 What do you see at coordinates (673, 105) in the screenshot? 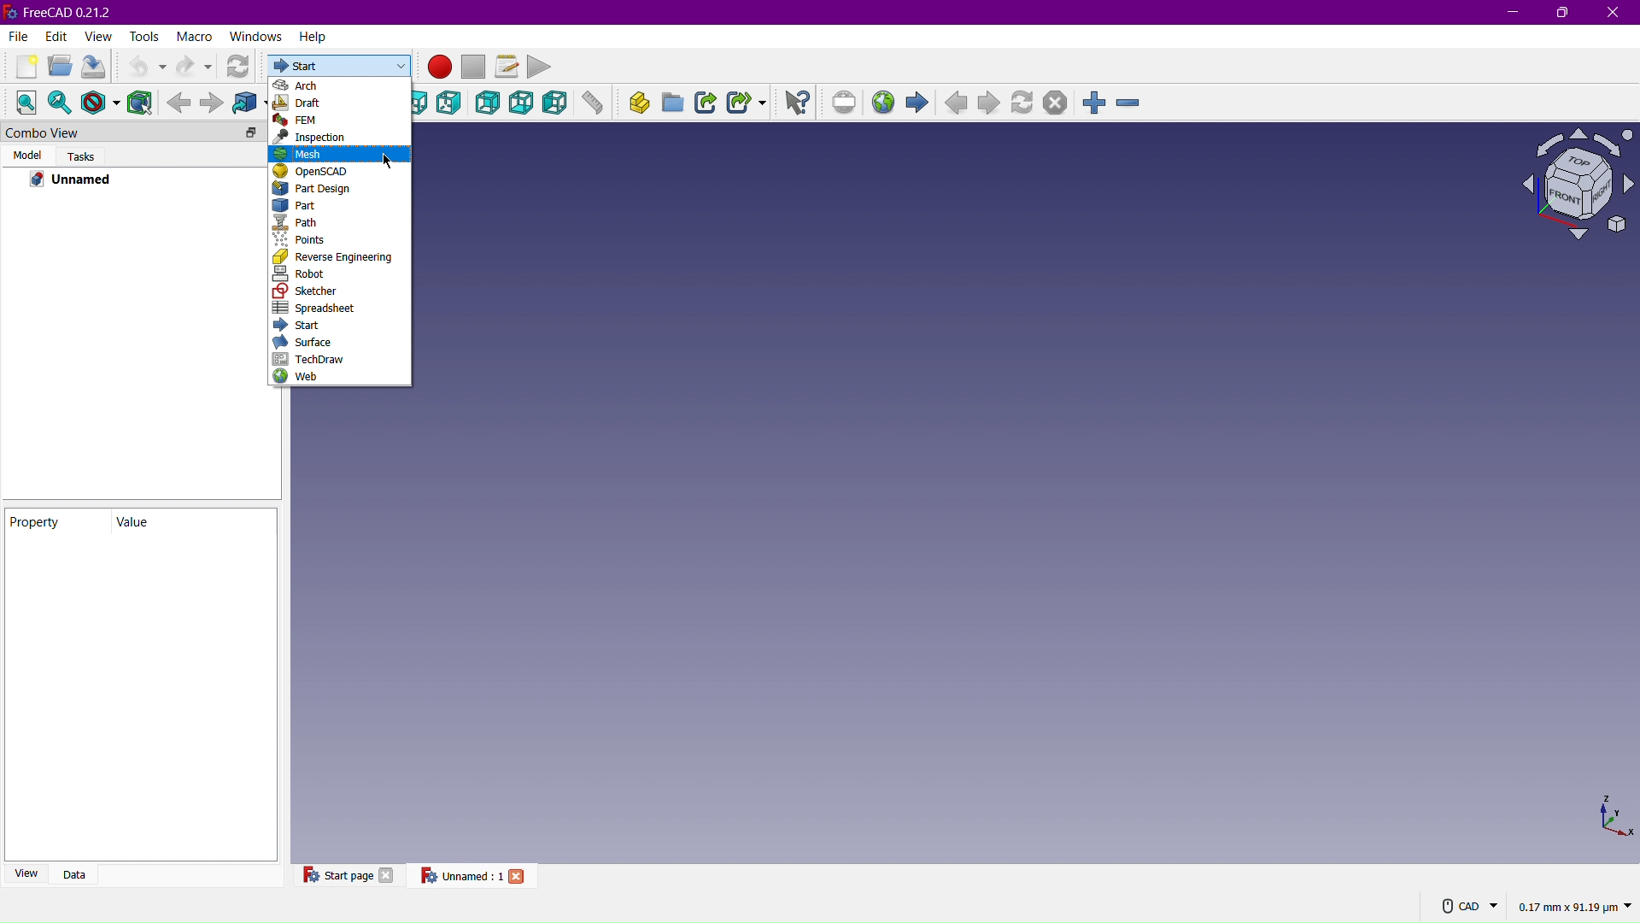
I see `Create Folder` at bounding box center [673, 105].